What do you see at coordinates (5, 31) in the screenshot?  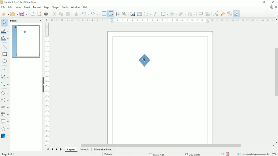 I see `Line color` at bounding box center [5, 31].